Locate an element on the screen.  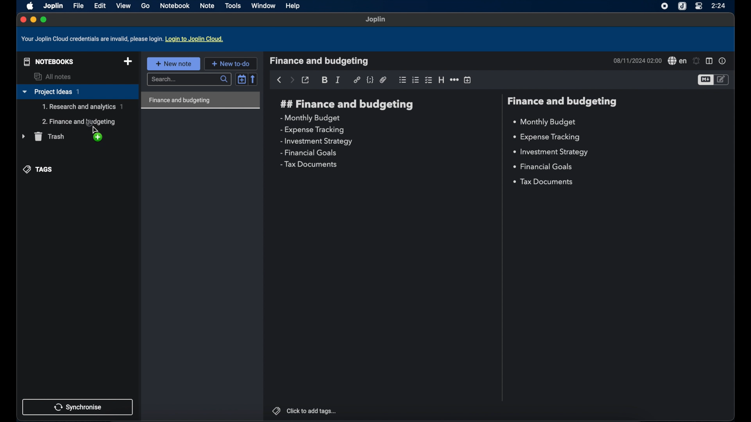
file is located at coordinates (78, 6).